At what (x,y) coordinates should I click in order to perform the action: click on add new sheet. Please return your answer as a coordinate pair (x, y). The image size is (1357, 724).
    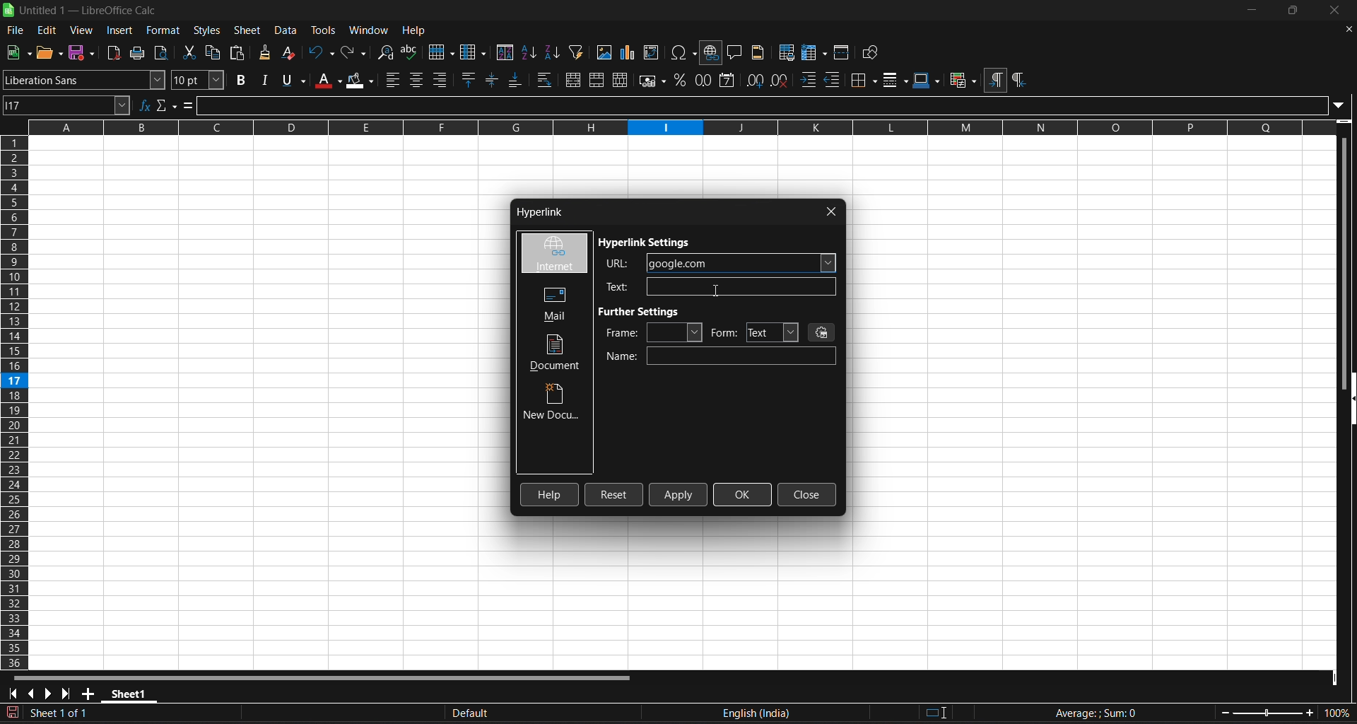
    Looking at the image, I should click on (87, 694).